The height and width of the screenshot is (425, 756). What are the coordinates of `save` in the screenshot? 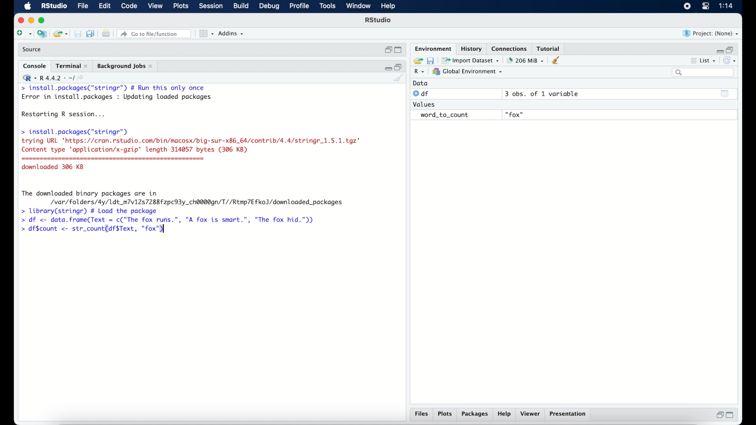 It's located at (79, 34).